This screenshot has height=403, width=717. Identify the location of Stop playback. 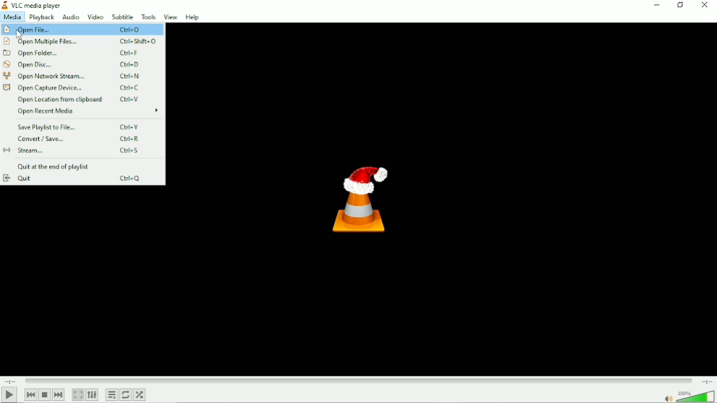
(44, 395).